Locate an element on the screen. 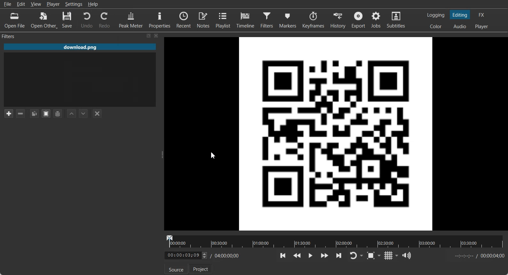 Image resolution: width=508 pixels, height=275 pixels. Skip to the next point is located at coordinates (338, 255).